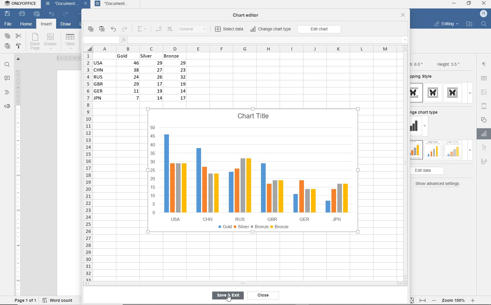 This screenshot has height=305, width=491. I want to click on Text Art Settings, so click(483, 148).